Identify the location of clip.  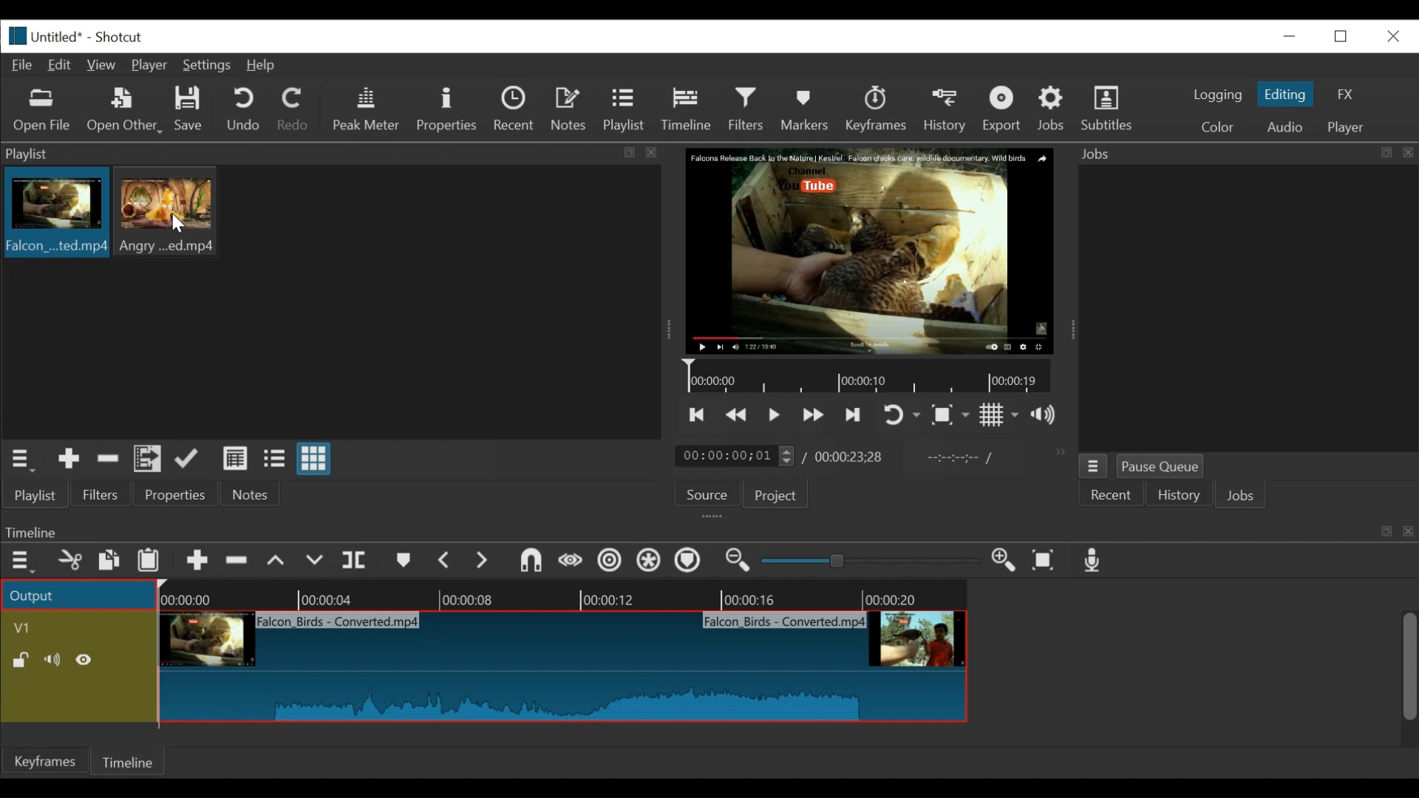
(54, 214).